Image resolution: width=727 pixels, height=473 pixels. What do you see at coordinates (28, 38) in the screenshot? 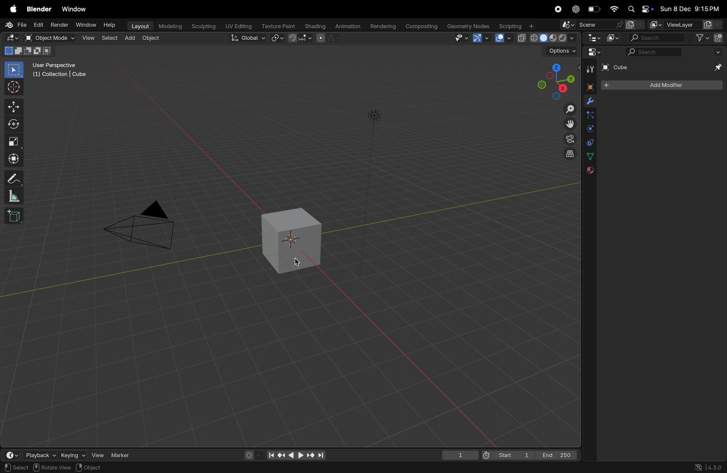
I see `open` at bounding box center [28, 38].